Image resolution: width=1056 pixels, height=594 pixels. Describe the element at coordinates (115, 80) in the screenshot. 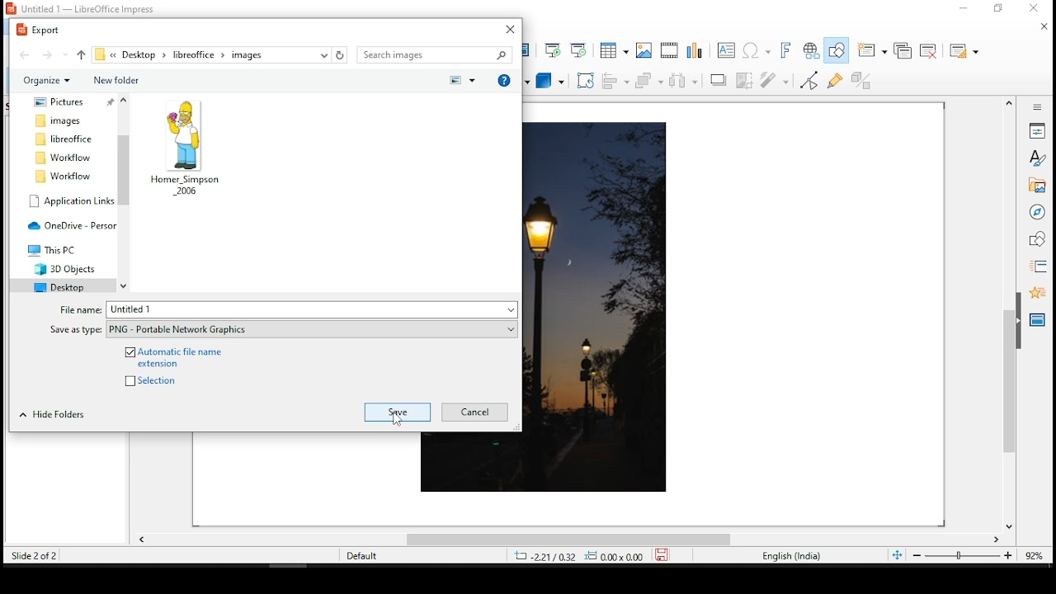

I see `new folder` at that location.